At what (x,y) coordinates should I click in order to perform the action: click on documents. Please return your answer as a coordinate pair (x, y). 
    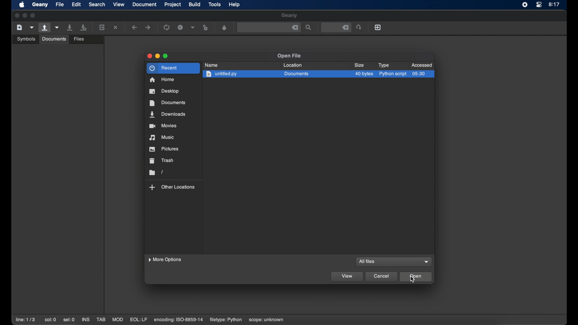
    Looking at the image, I should click on (54, 39).